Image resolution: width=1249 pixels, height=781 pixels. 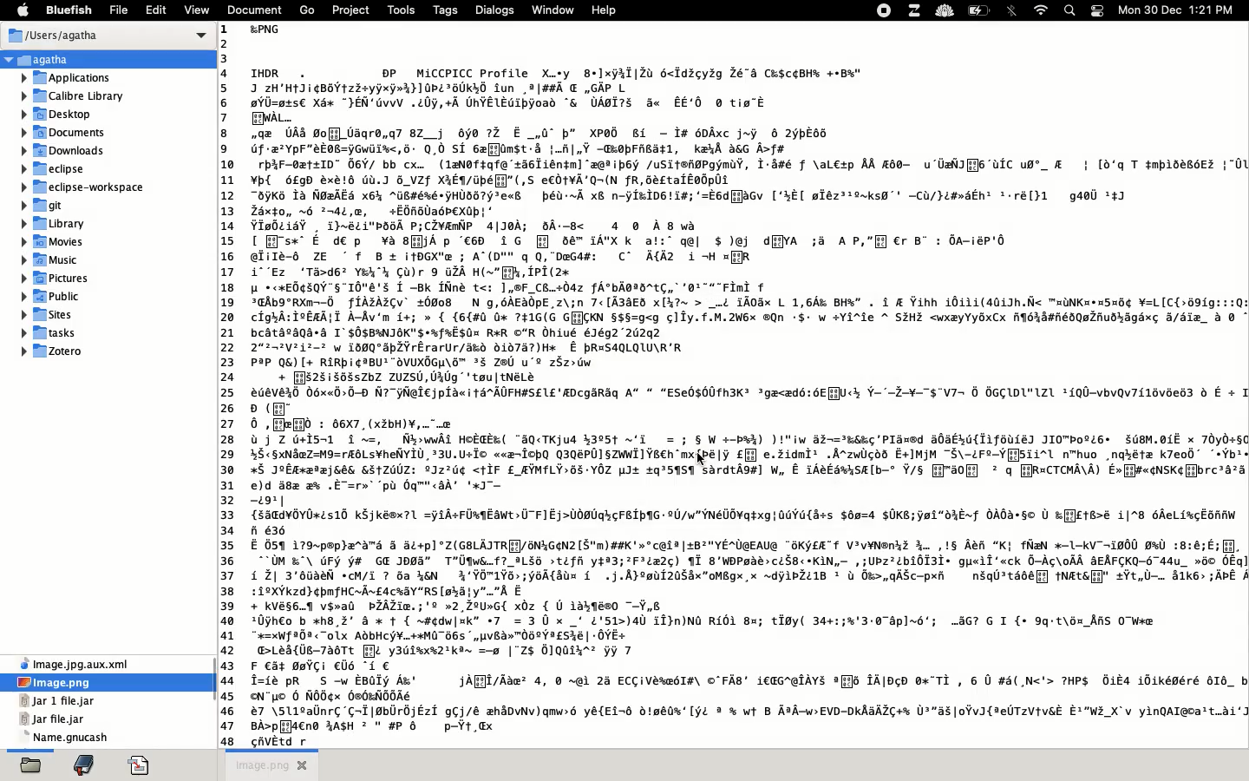 I want to click on users Agatha, so click(x=109, y=38).